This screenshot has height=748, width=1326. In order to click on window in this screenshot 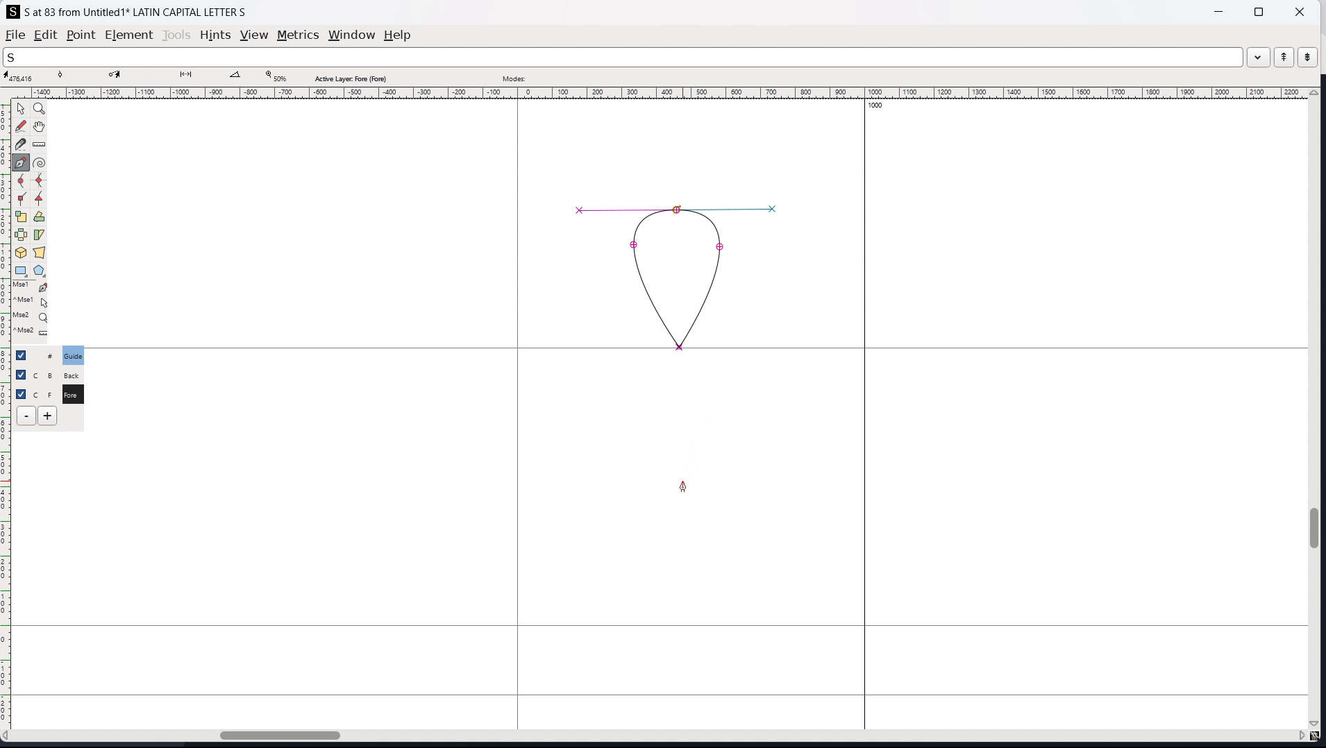, I will do `click(351, 35)`.